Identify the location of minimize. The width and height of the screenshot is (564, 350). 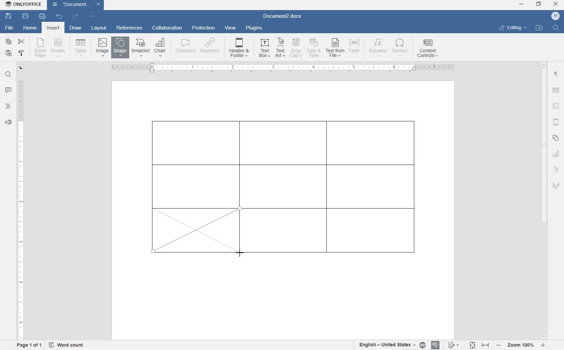
(521, 4).